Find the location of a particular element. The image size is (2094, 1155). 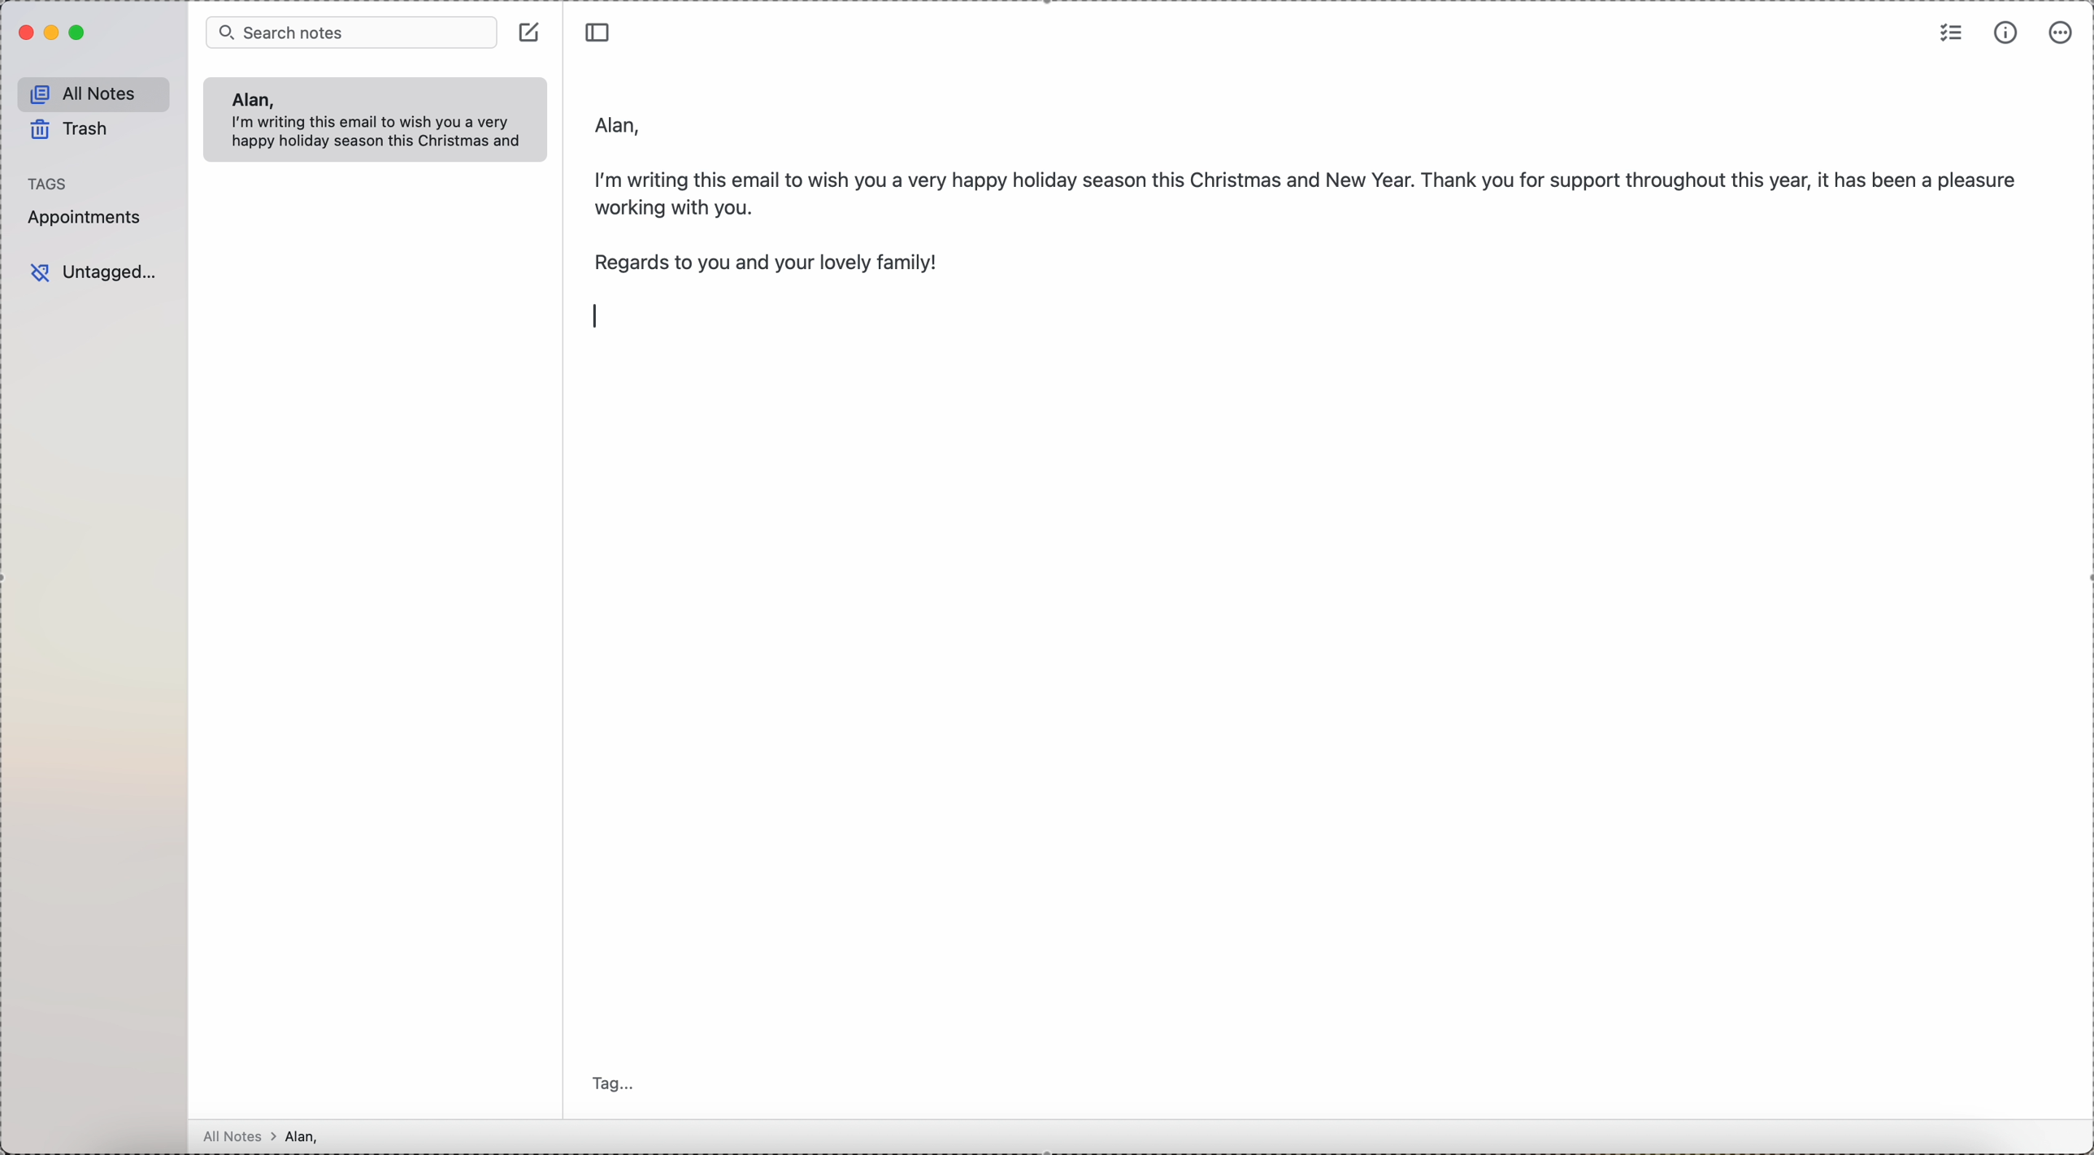

more options is located at coordinates (2061, 33).